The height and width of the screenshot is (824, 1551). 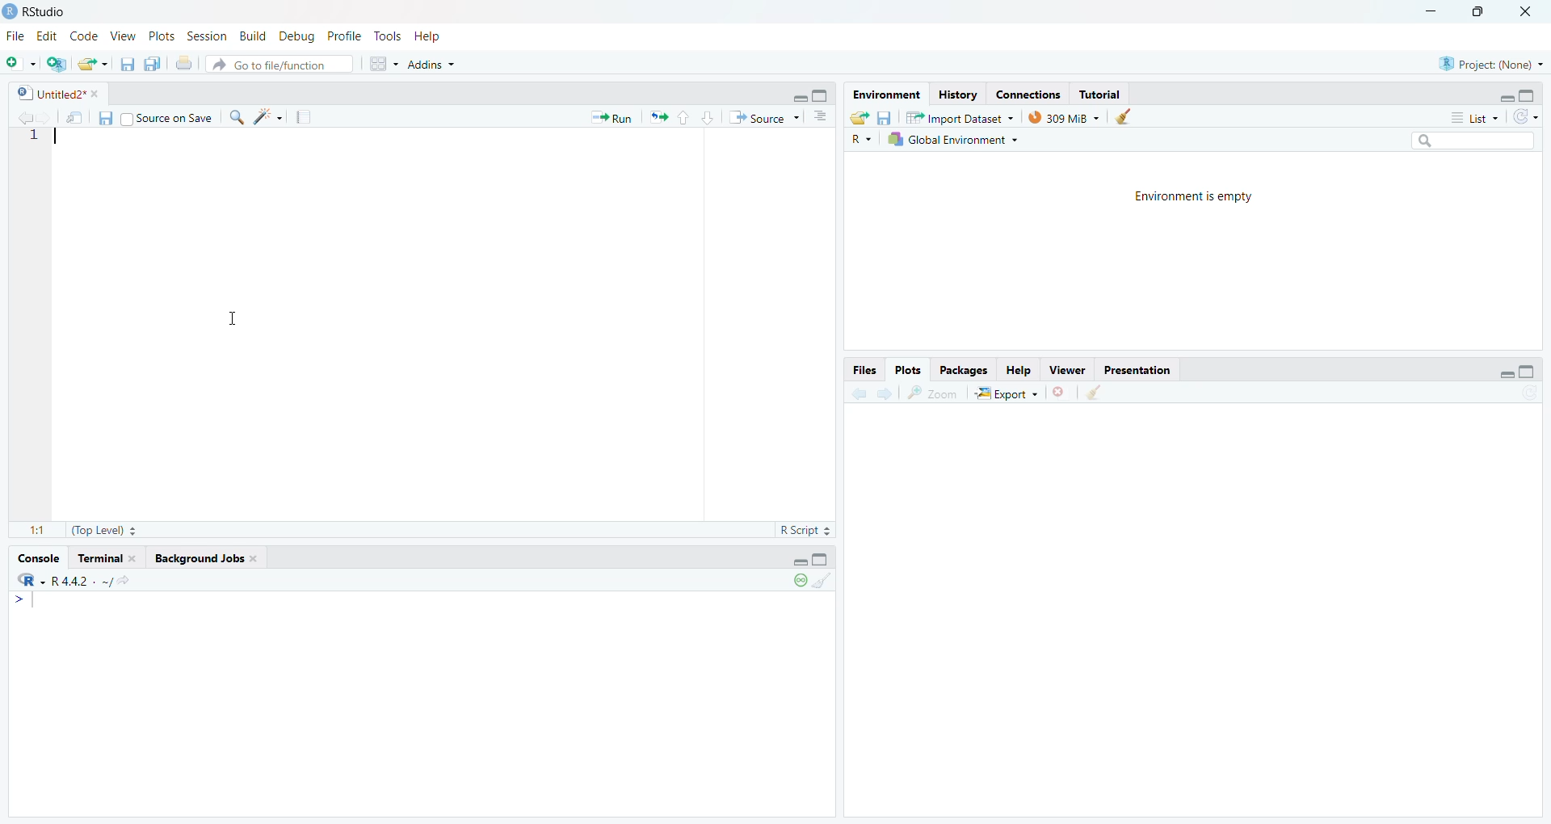 I want to click on Debug, so click(x=295, y=39).